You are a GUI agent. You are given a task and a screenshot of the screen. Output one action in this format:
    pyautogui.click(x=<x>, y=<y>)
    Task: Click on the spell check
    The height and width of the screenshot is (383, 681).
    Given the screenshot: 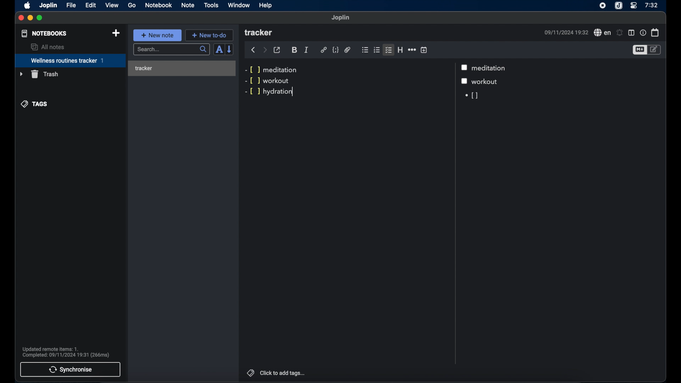 What is the action you would take?
    pyautogui.click(x=601, y=32)
    